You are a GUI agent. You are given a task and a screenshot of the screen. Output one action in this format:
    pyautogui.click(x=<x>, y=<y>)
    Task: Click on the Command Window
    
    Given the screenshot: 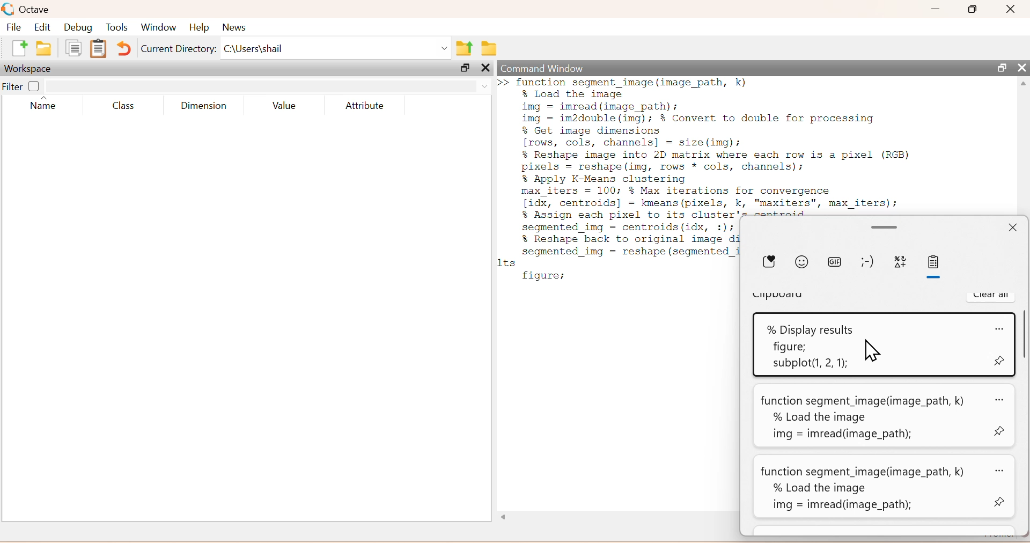 What is the action you would take?
    pyautogui.click(x=546, y=68)
    